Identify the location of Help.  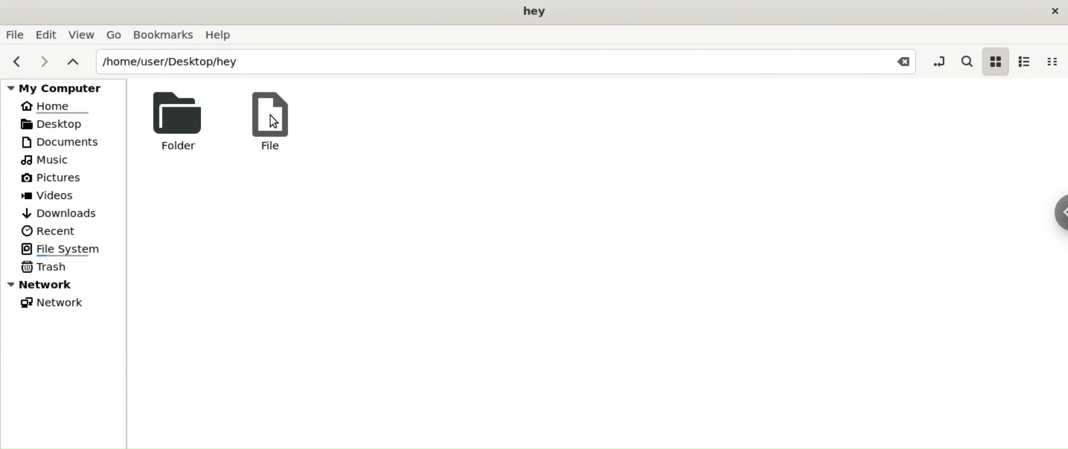
(222, 35).